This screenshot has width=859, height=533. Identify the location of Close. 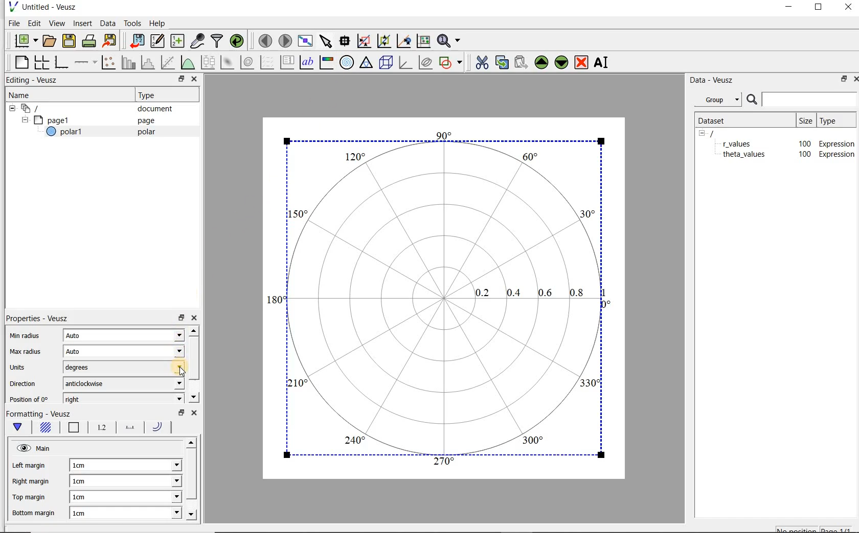
(193, 80).